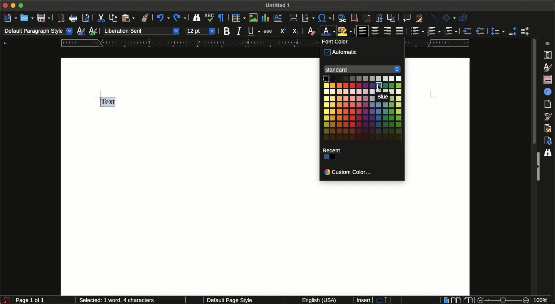  What do you see at coordinates (379, 18) in the screenshot?
I see `Insert bookmark` at bounding box center [379, 18].